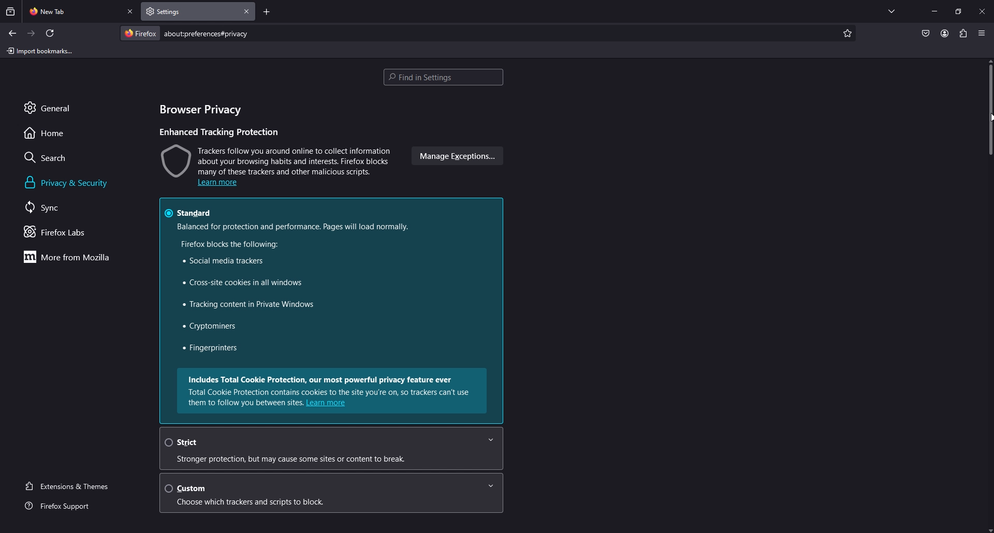 The width and height of the screenshot is (994, 533). Describe the element at coordinates (221, 261) in the screenshot. I see `« Social media trackers` at that location.